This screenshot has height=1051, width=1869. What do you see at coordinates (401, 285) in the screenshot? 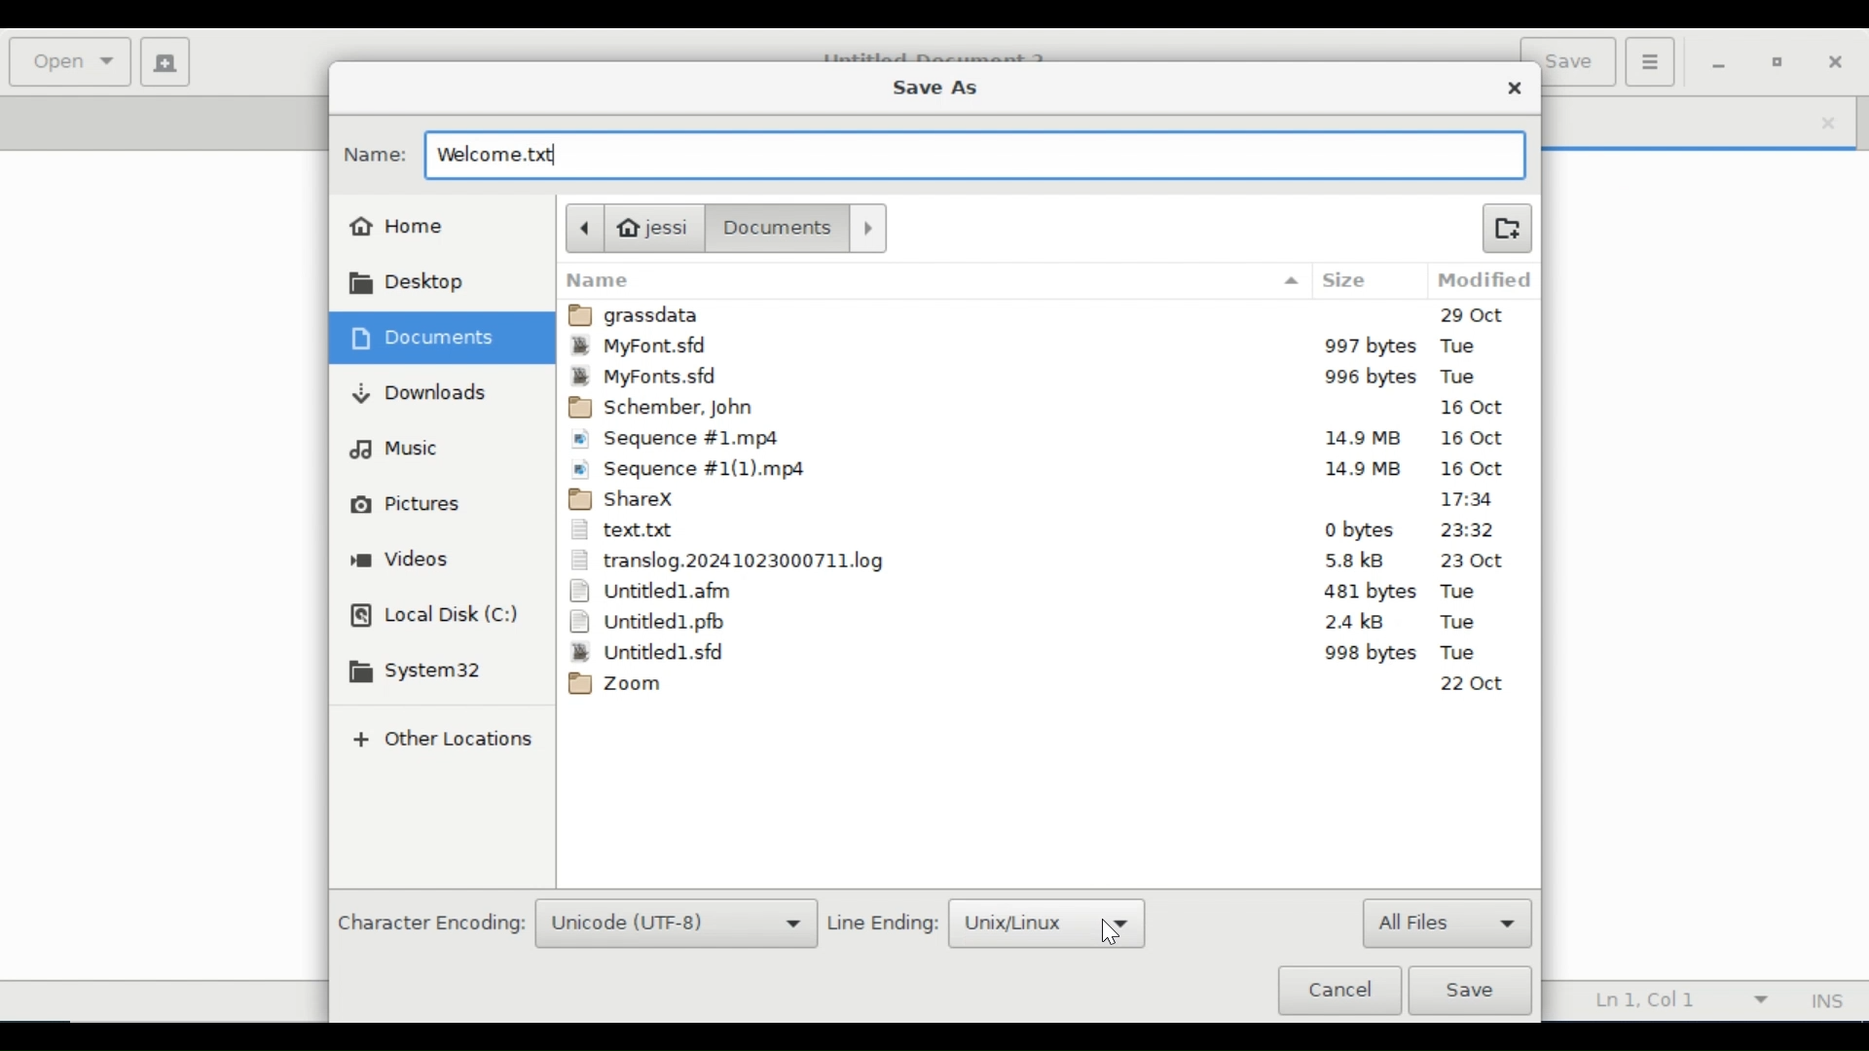
I see `Desktop` at bounding box center [401, 285].